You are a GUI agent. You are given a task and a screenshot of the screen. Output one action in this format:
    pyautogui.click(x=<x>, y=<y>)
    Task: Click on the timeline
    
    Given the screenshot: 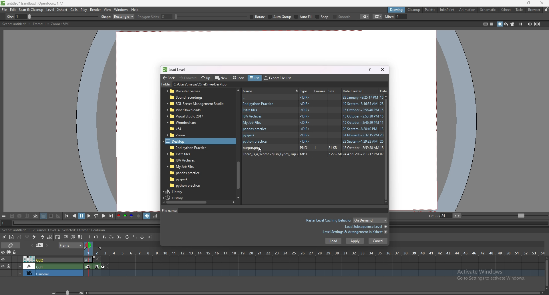 What is the action you would take?
    pyautogui.click(x=313, y=273)
    